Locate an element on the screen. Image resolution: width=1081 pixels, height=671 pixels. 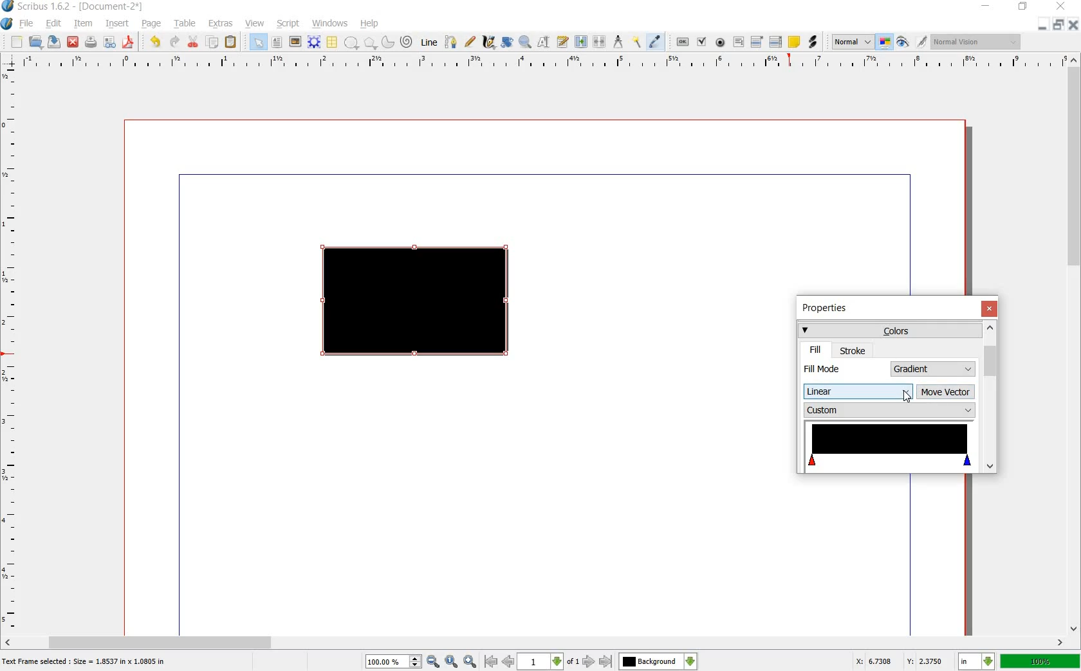
edit contents of frame is located at coordinates (544, 42).